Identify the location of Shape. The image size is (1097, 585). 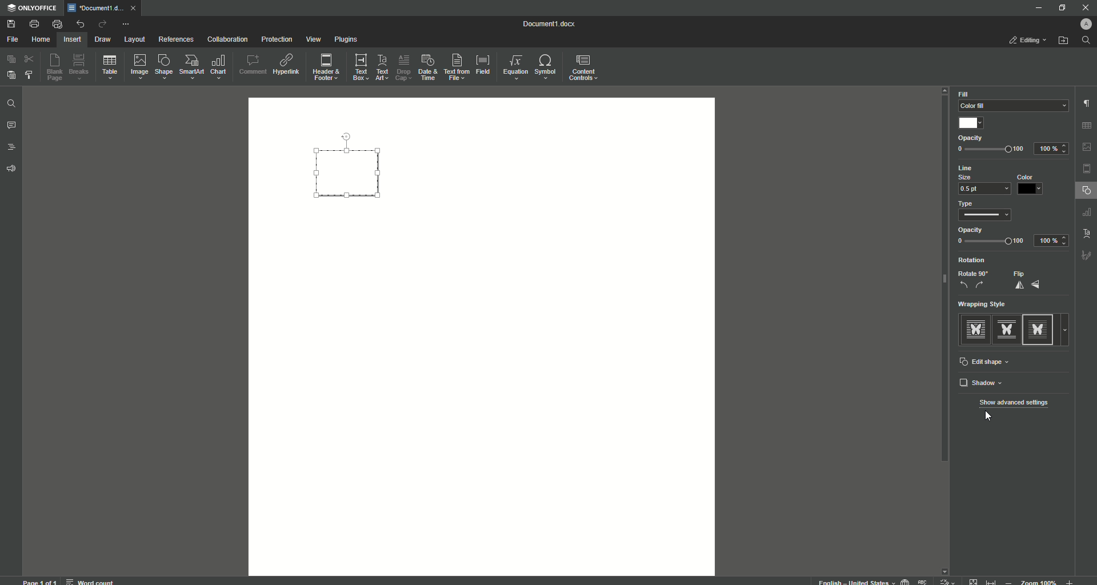
(162, 66).